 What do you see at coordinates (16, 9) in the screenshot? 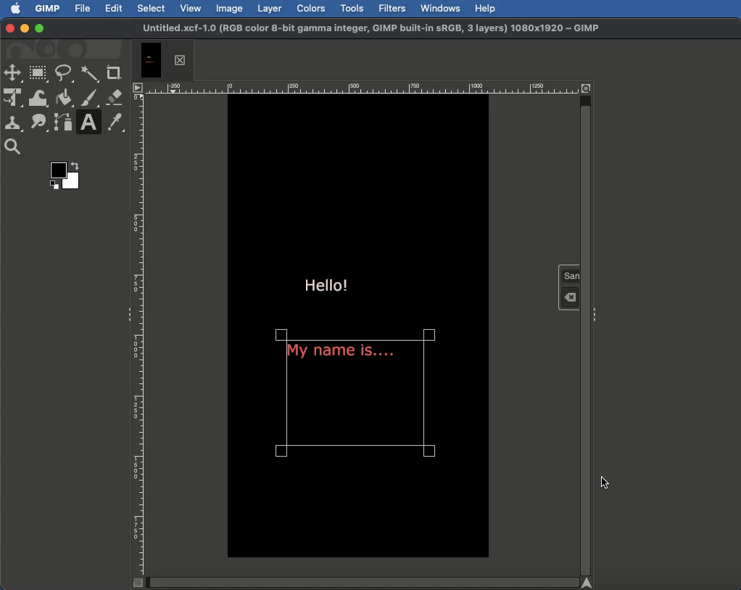
I see `Apple logo` at bounding box center [16, 9].